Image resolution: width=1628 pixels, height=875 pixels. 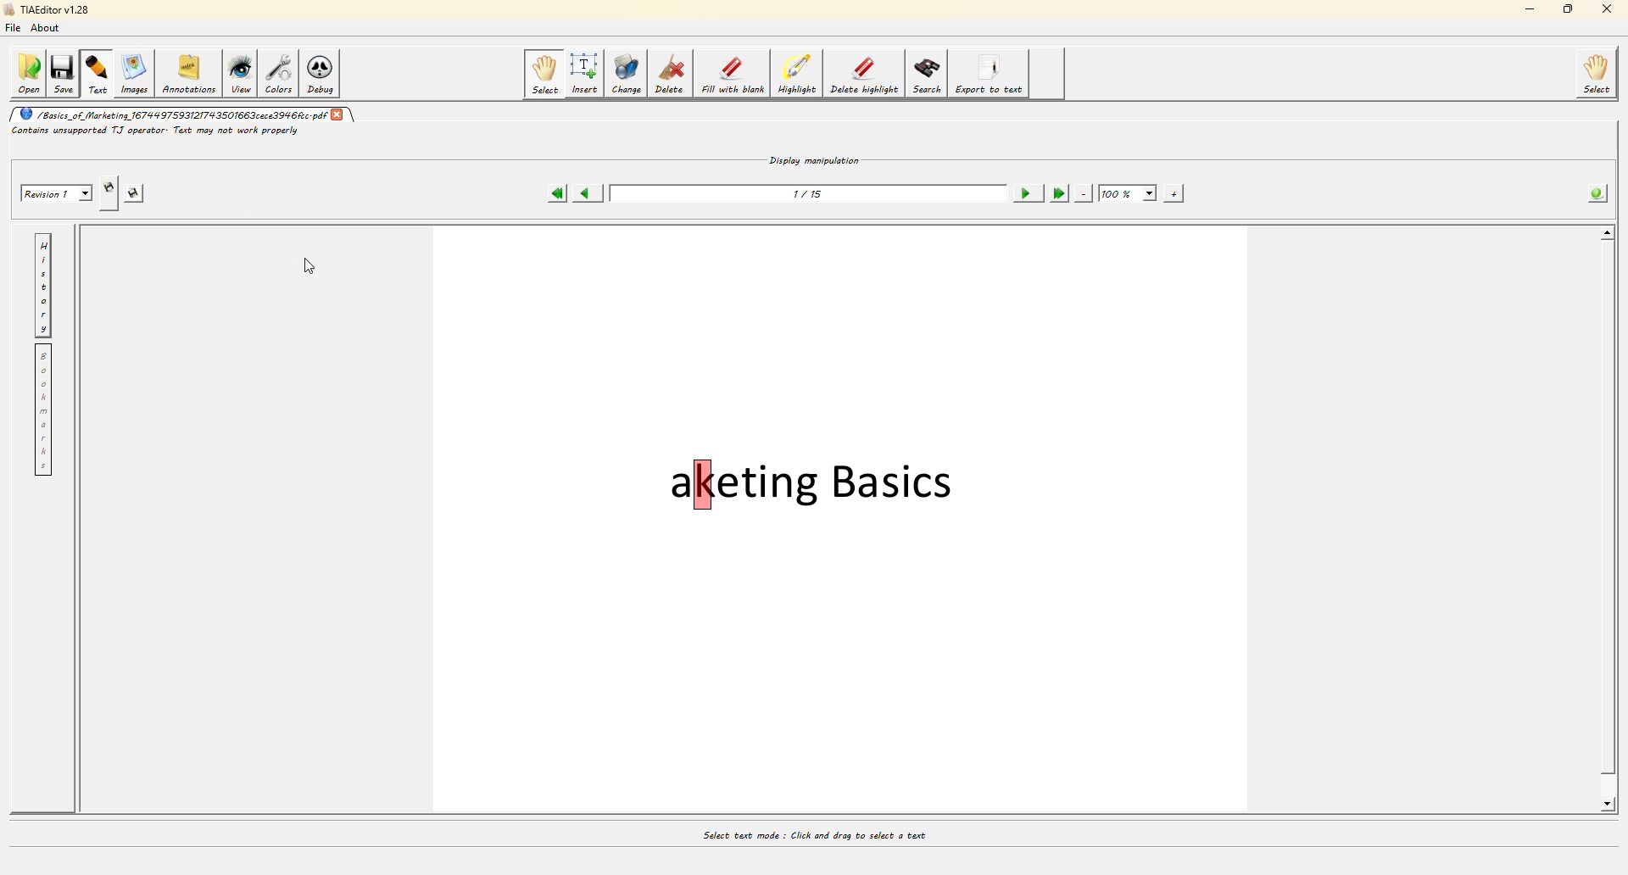 I want to click on select, so click(x=544, y=74).